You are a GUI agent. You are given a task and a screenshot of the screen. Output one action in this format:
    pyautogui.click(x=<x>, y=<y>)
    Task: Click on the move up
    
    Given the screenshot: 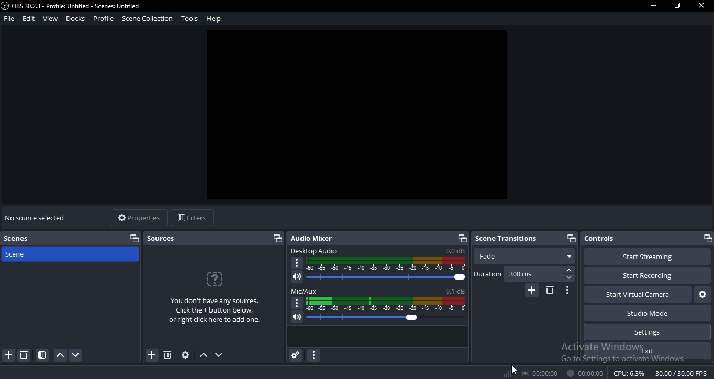 What is the action you would take?
    pyautogui.click(x=204, y=355)
    